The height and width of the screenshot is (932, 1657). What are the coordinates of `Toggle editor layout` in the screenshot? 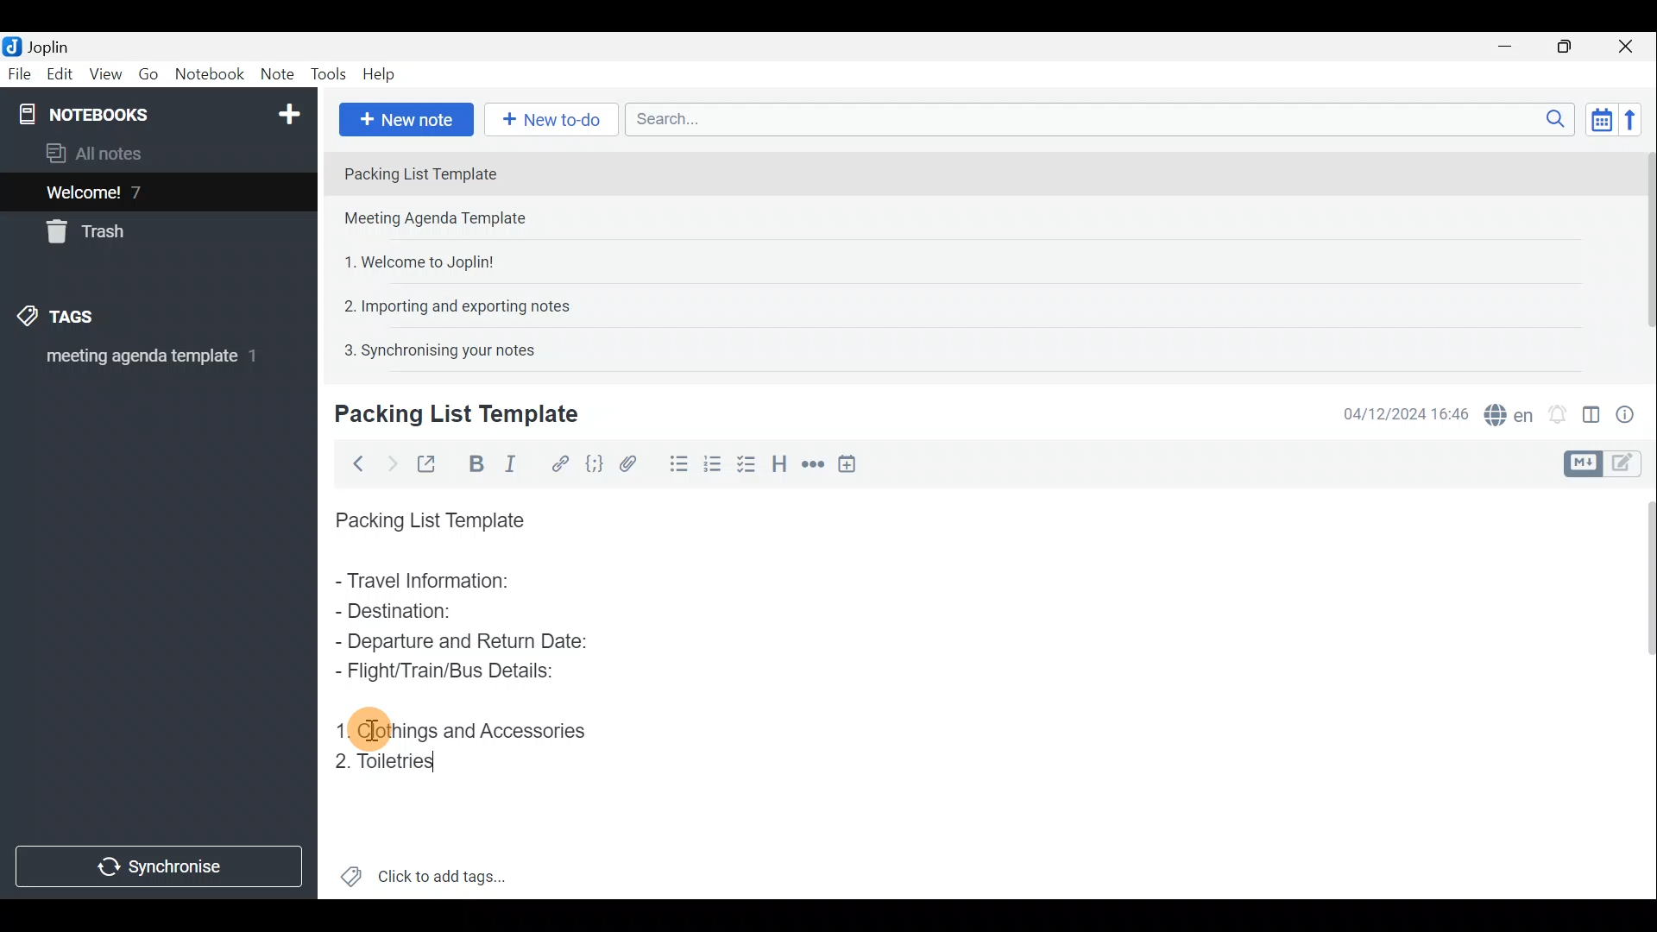 It's located at (1591, 409).